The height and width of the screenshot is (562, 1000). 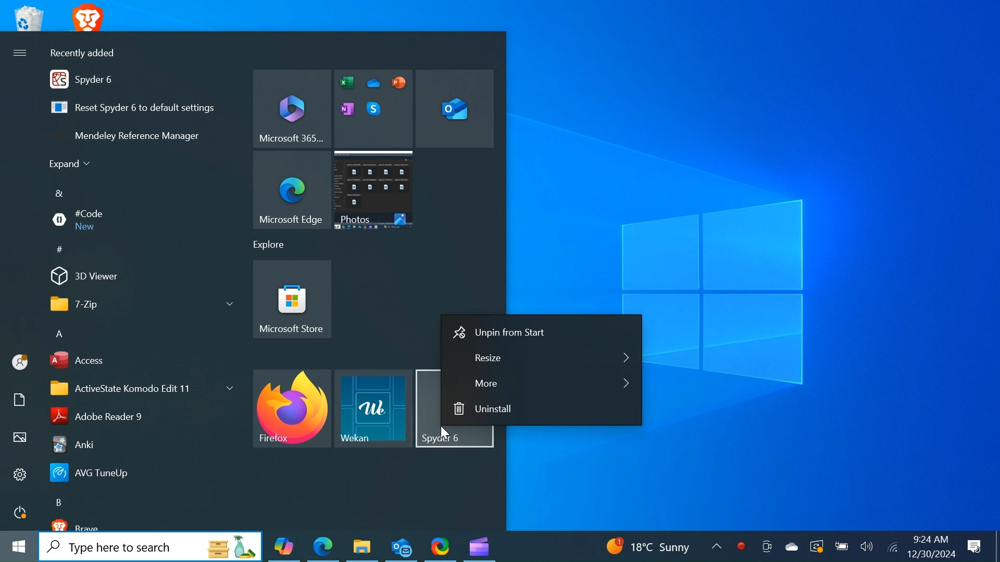 I want to click on Microsoft Store, so click(x=293, y=300).